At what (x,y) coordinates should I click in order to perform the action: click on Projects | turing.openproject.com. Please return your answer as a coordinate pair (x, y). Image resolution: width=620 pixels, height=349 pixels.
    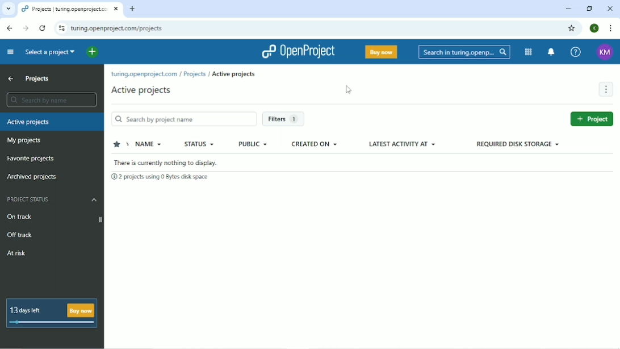
    Looking at the image, I should click on (69, 9).